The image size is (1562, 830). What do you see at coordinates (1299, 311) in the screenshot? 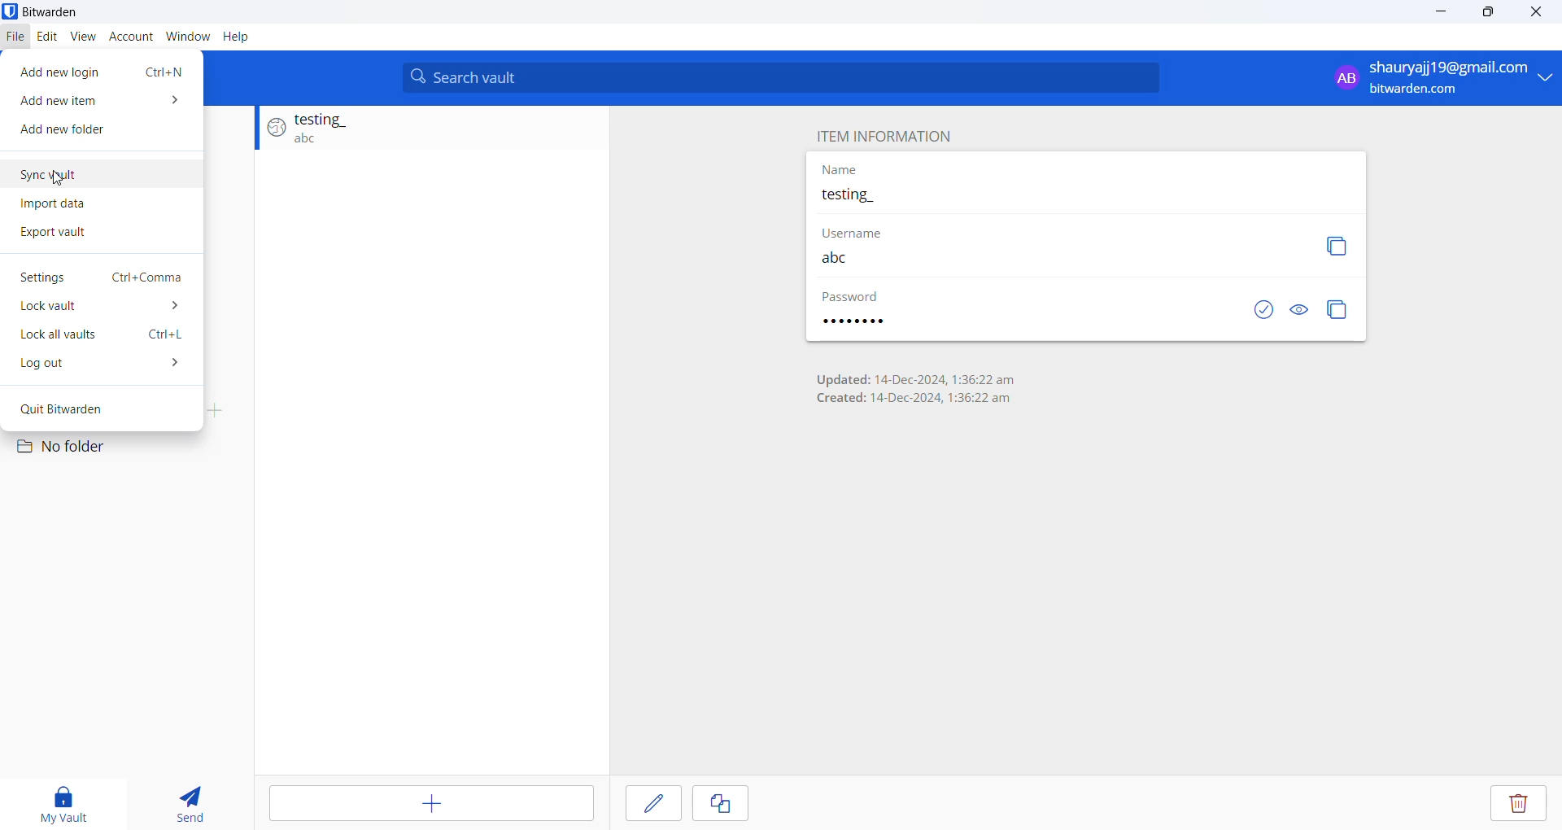
I see `Visibility` at bounding box center [1299, 311].